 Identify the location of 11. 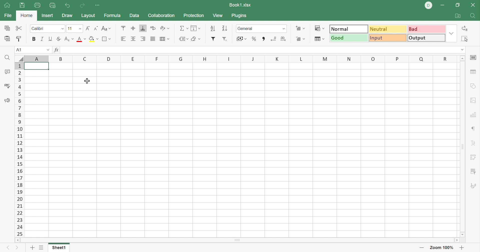
(69, 28).